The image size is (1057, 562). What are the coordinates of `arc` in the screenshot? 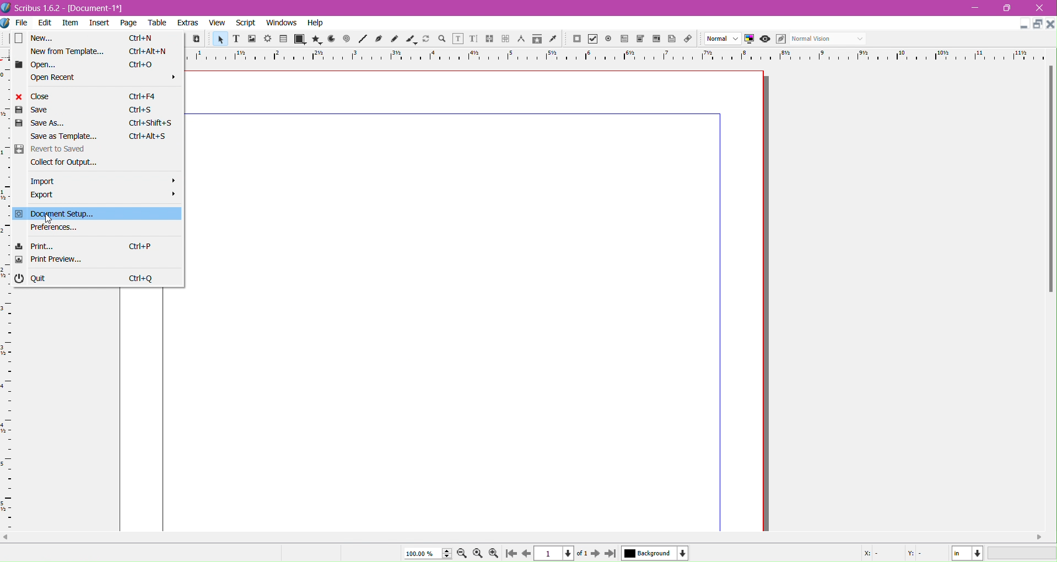 It's located at (330, 39).